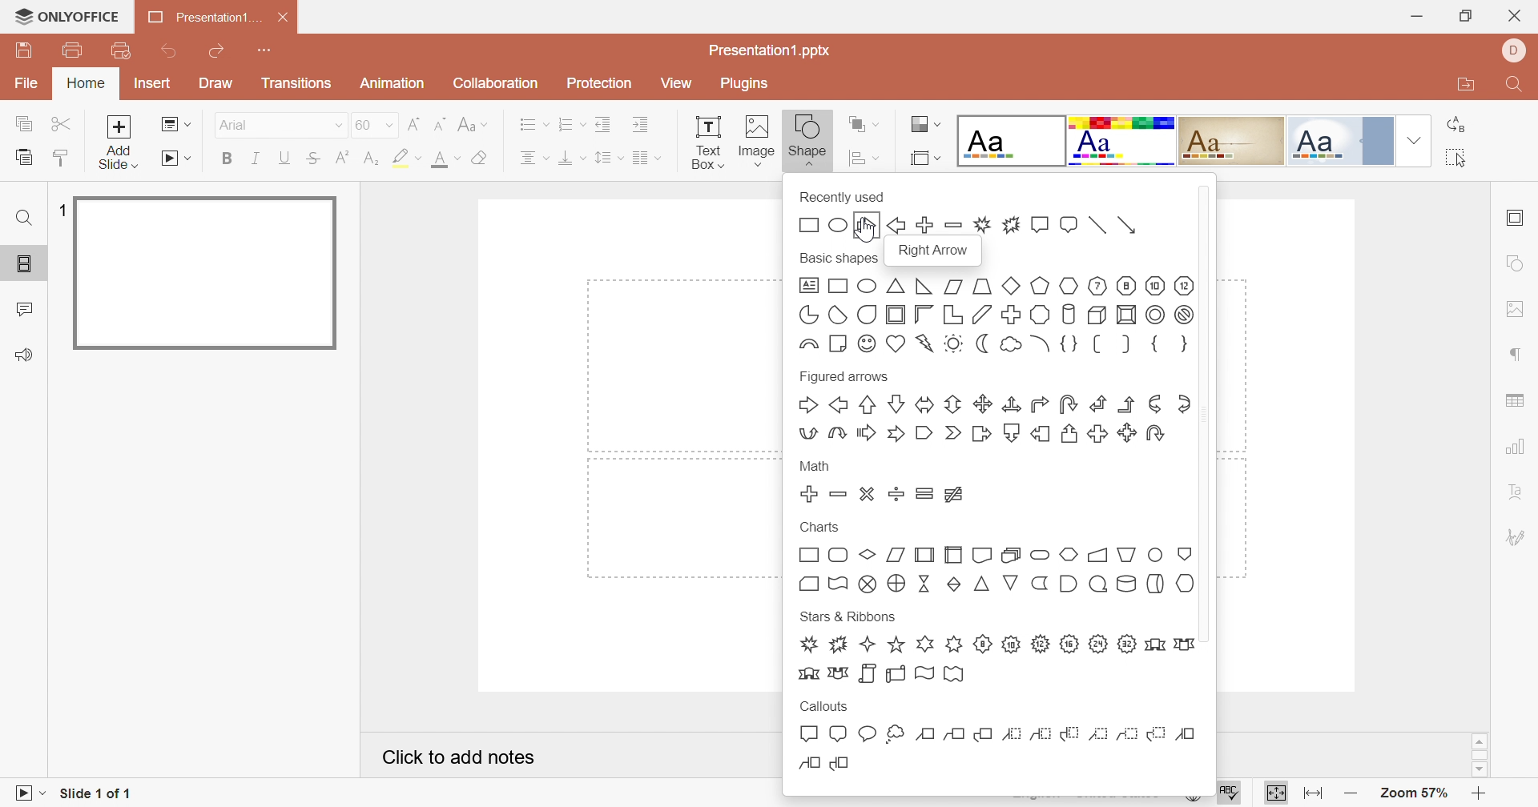 This screenshot has height=807, width=1538. I want to click on Slider, so click(1210, 413).